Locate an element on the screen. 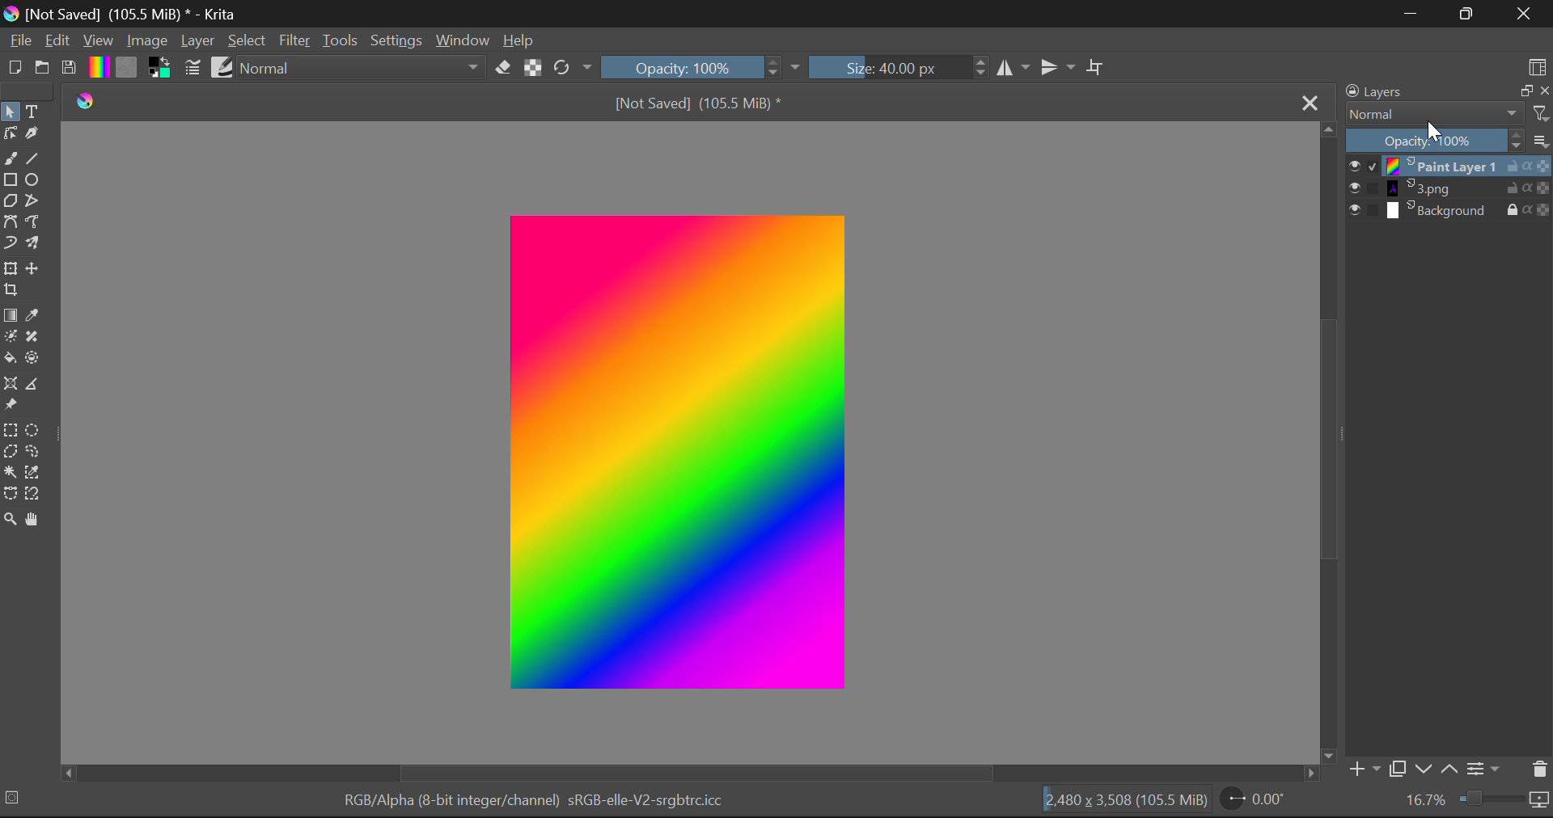  Lock Alpha is located at coordinates (533, 70).